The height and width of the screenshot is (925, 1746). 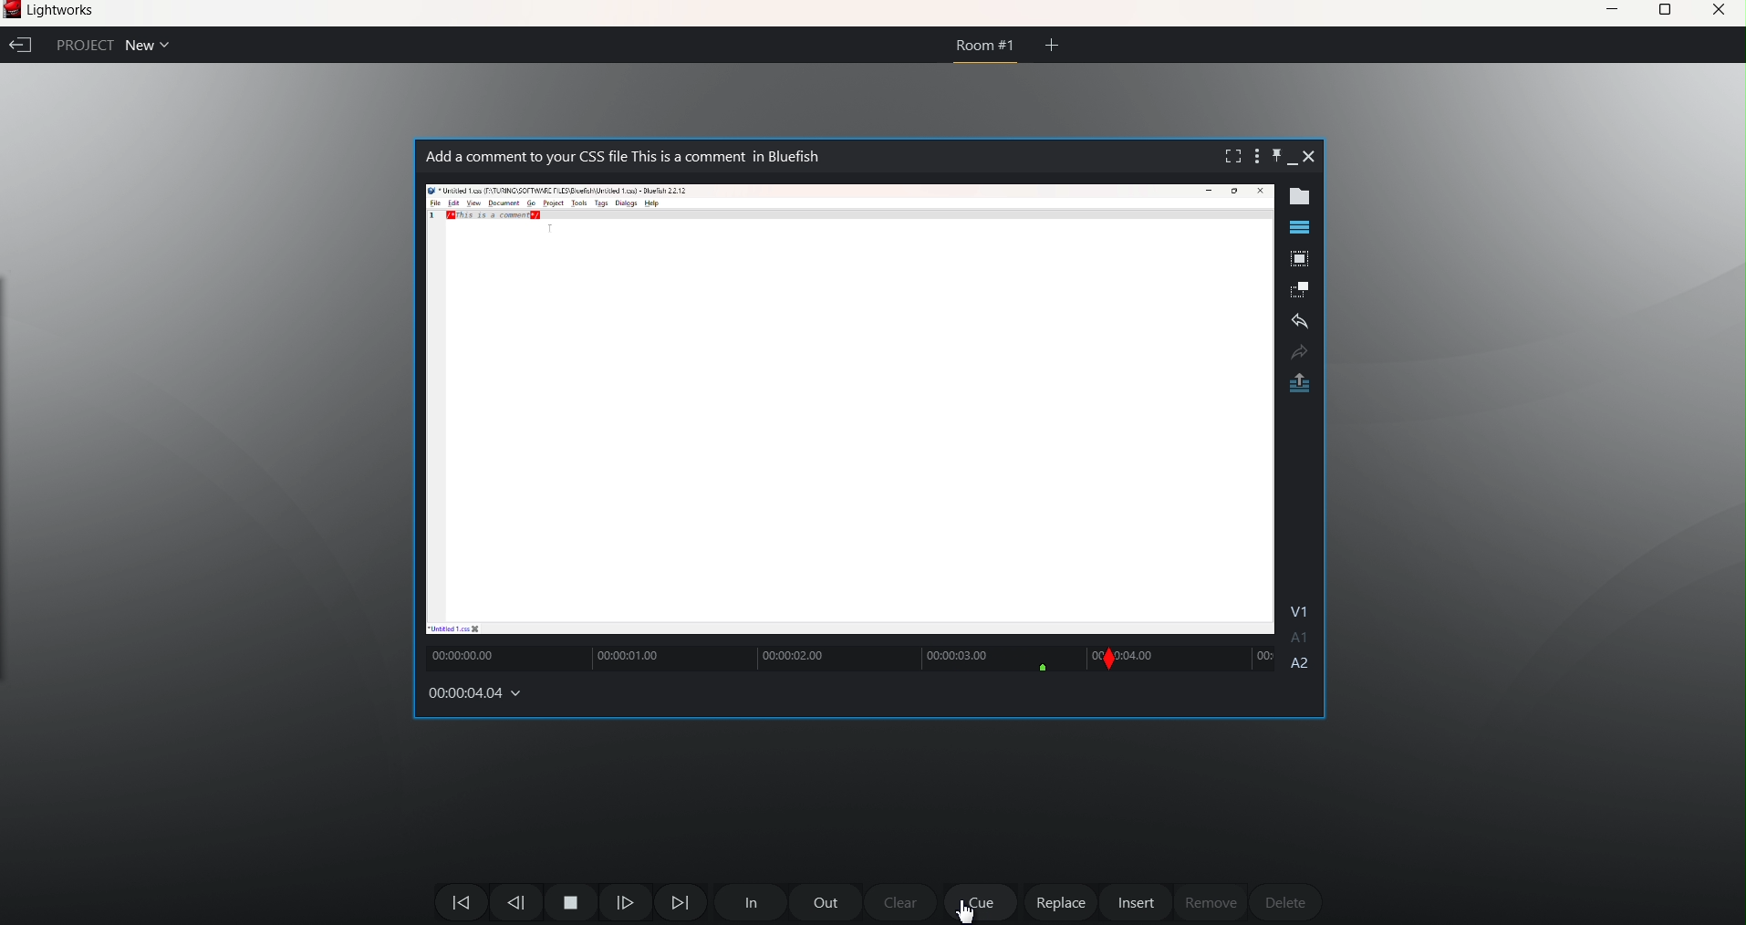 I want to click on Open Projects, so click(x=154, y=44).